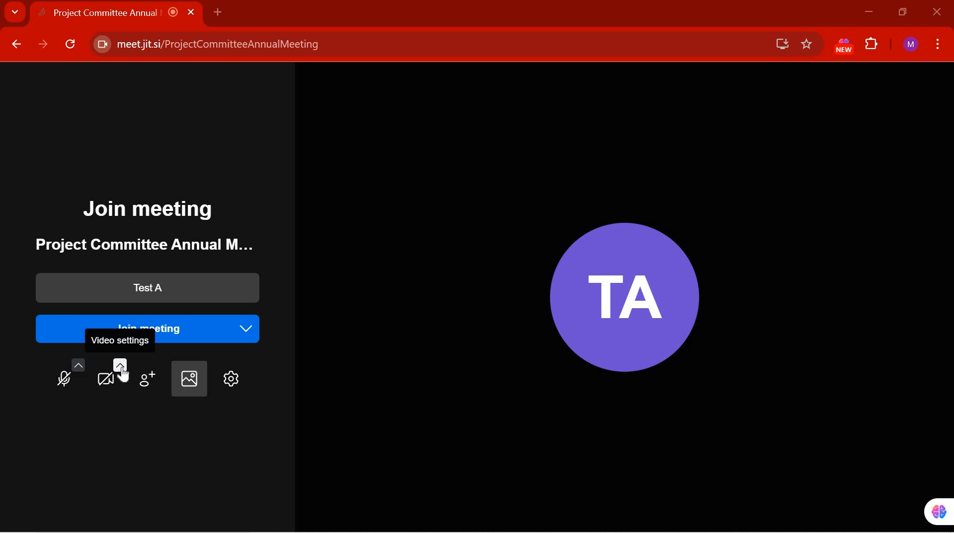 The height and width of the screenshot is (533, 954). Describe the element at coordinates (218, 11) in the screenshot. I see `ADD NEW TAB` at that location.